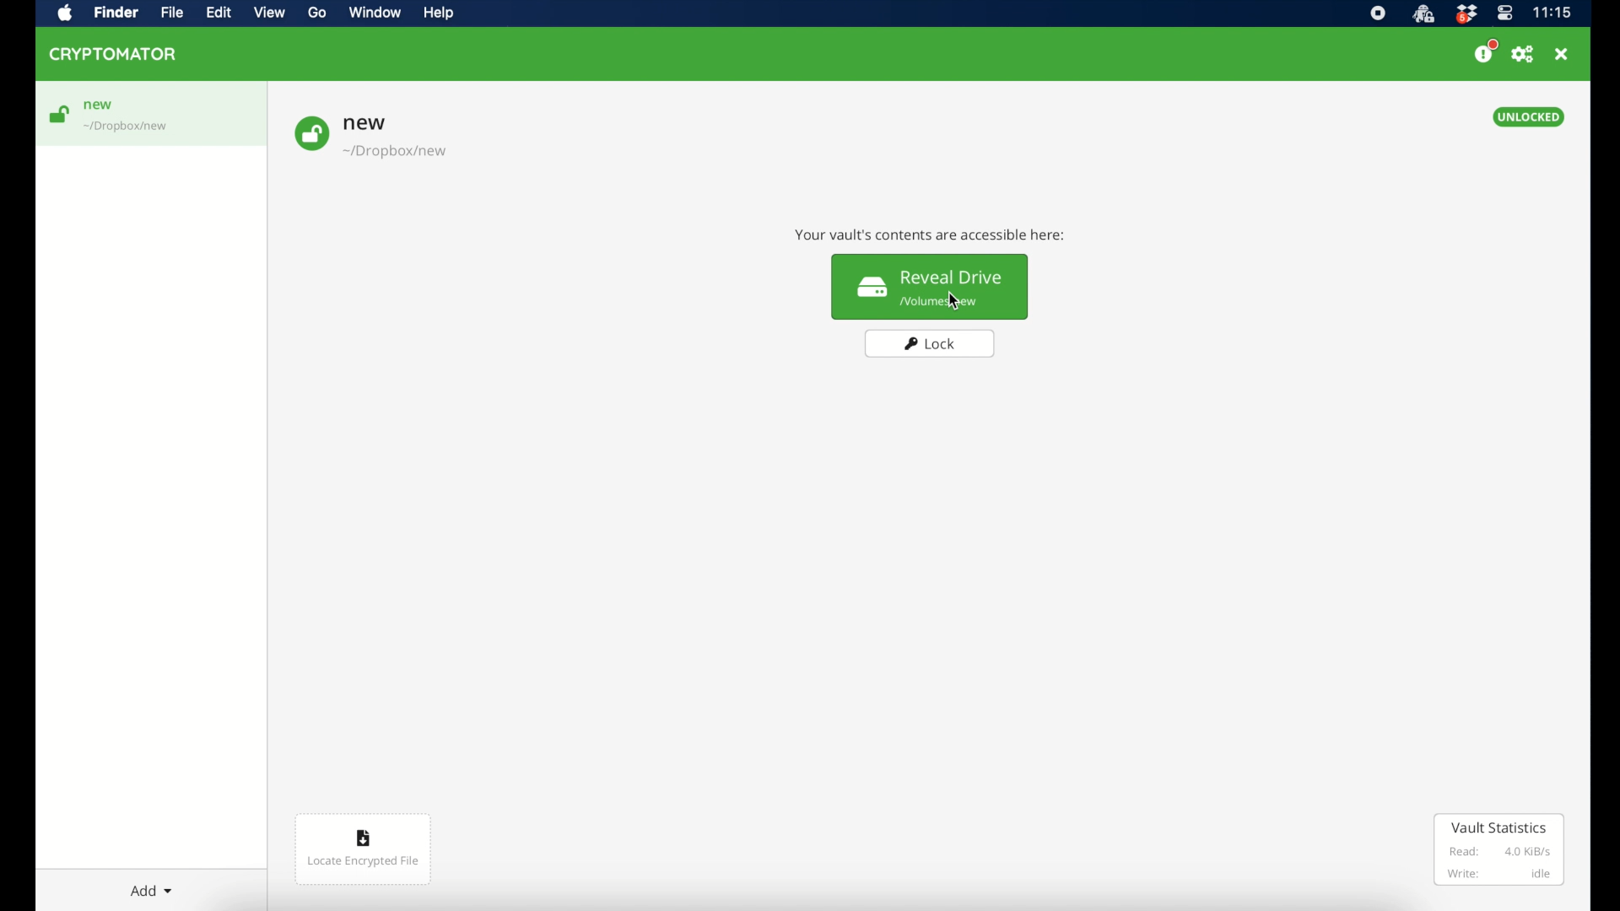 This screenshot has width=1620, height=911. Describe the element at coordinates (1499, 849) in the screenshot. I see `vault statistics` at that location.